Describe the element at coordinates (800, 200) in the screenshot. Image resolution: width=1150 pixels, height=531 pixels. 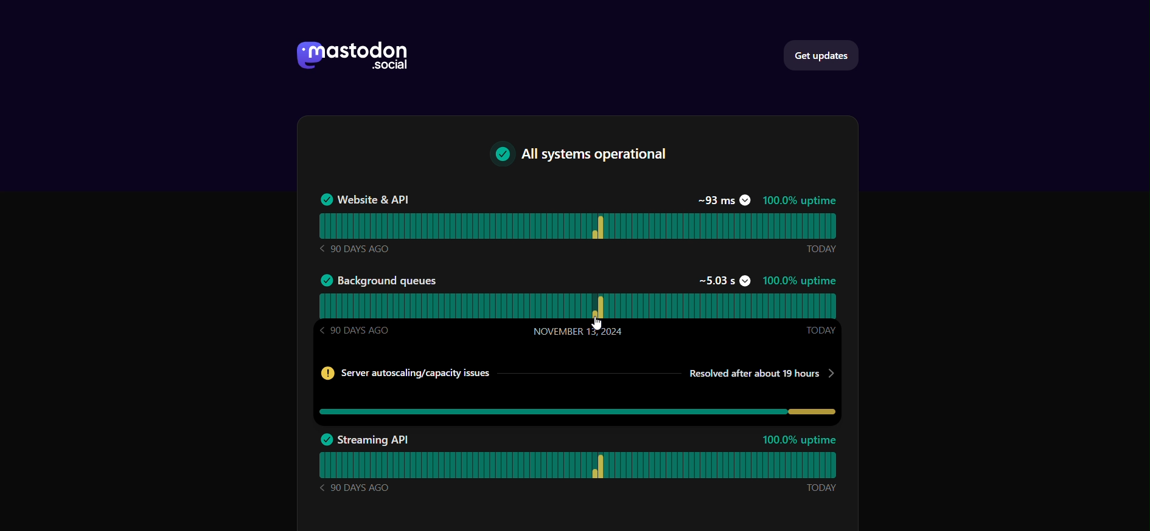
I see `100.0% uptime` at that location.